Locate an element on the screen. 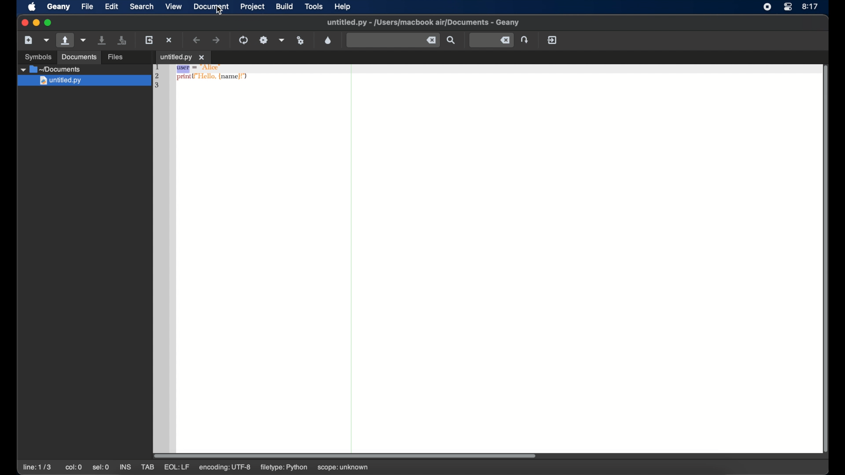  build is located at coordinates (285, 7).